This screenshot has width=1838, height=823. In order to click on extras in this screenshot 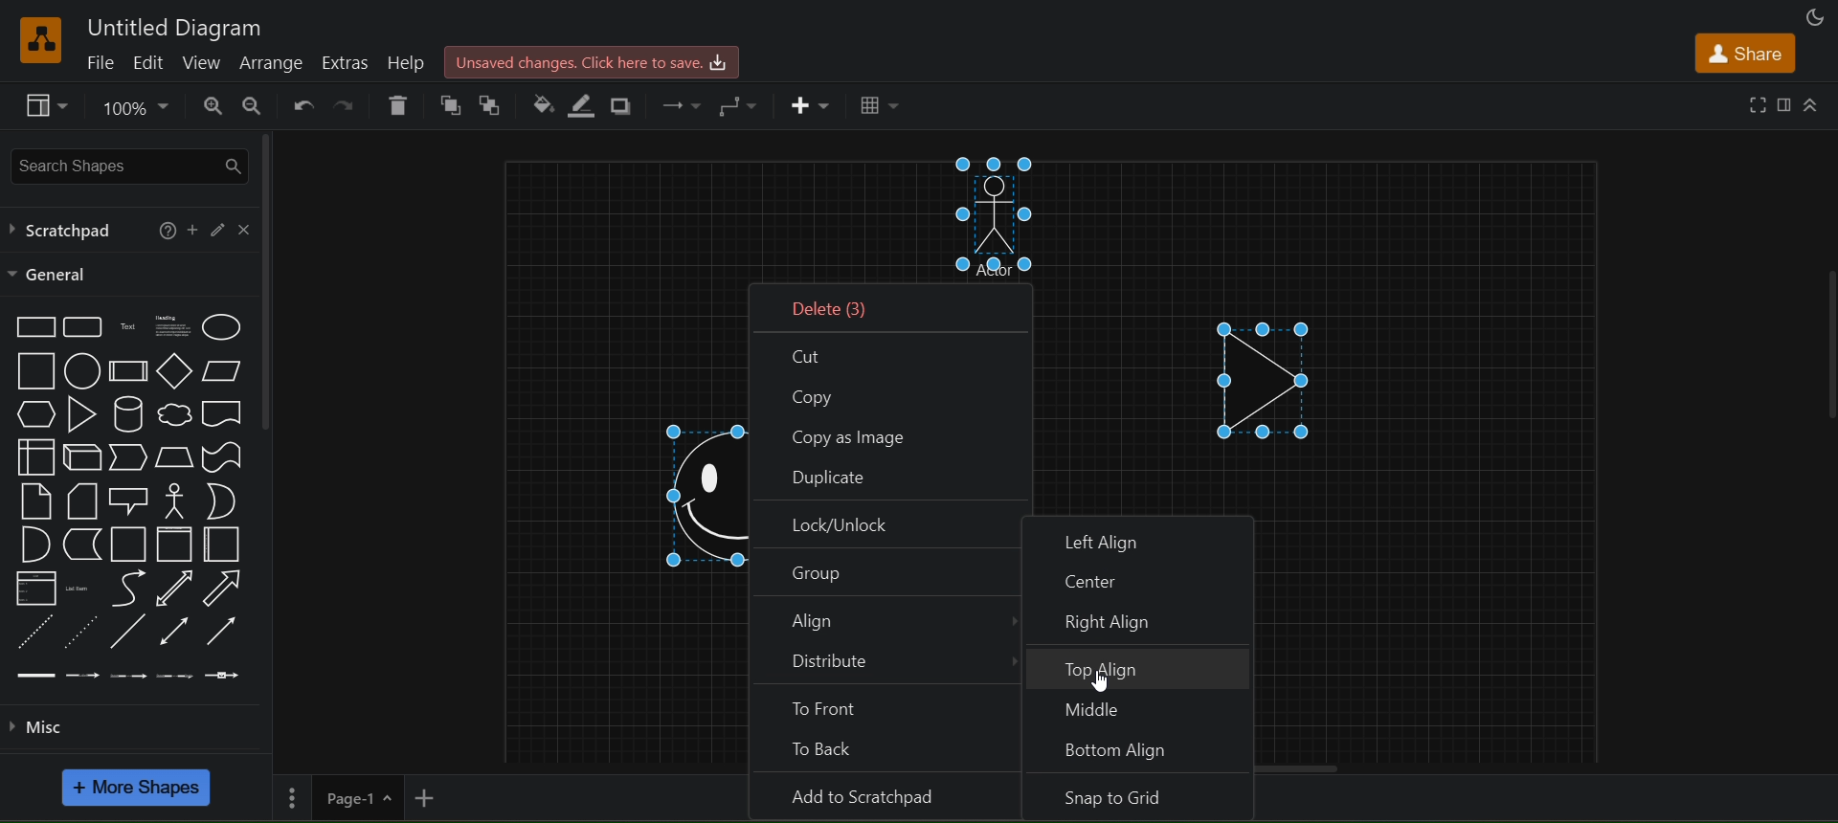, I will do `click(347, 63)`.